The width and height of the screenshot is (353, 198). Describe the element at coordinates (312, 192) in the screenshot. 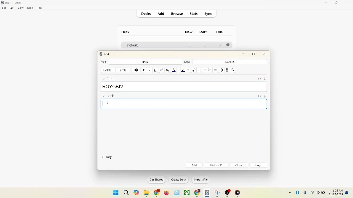

I see `wifi` at that location.